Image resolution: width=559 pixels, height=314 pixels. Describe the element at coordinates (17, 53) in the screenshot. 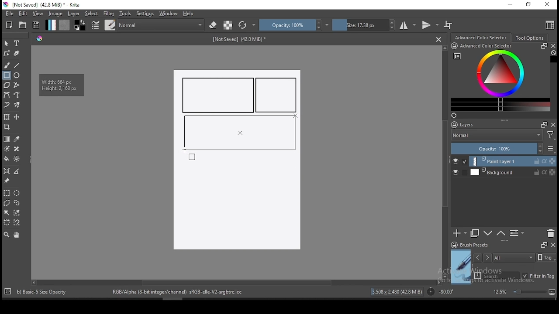

I see `calligraphy` at that location.